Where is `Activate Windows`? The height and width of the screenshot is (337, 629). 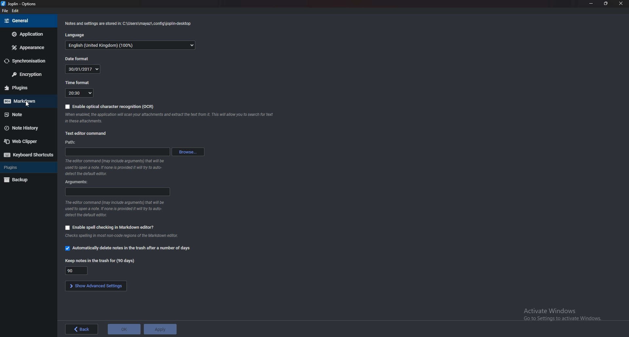
Activate Windows is located at coordinates (562, 314).